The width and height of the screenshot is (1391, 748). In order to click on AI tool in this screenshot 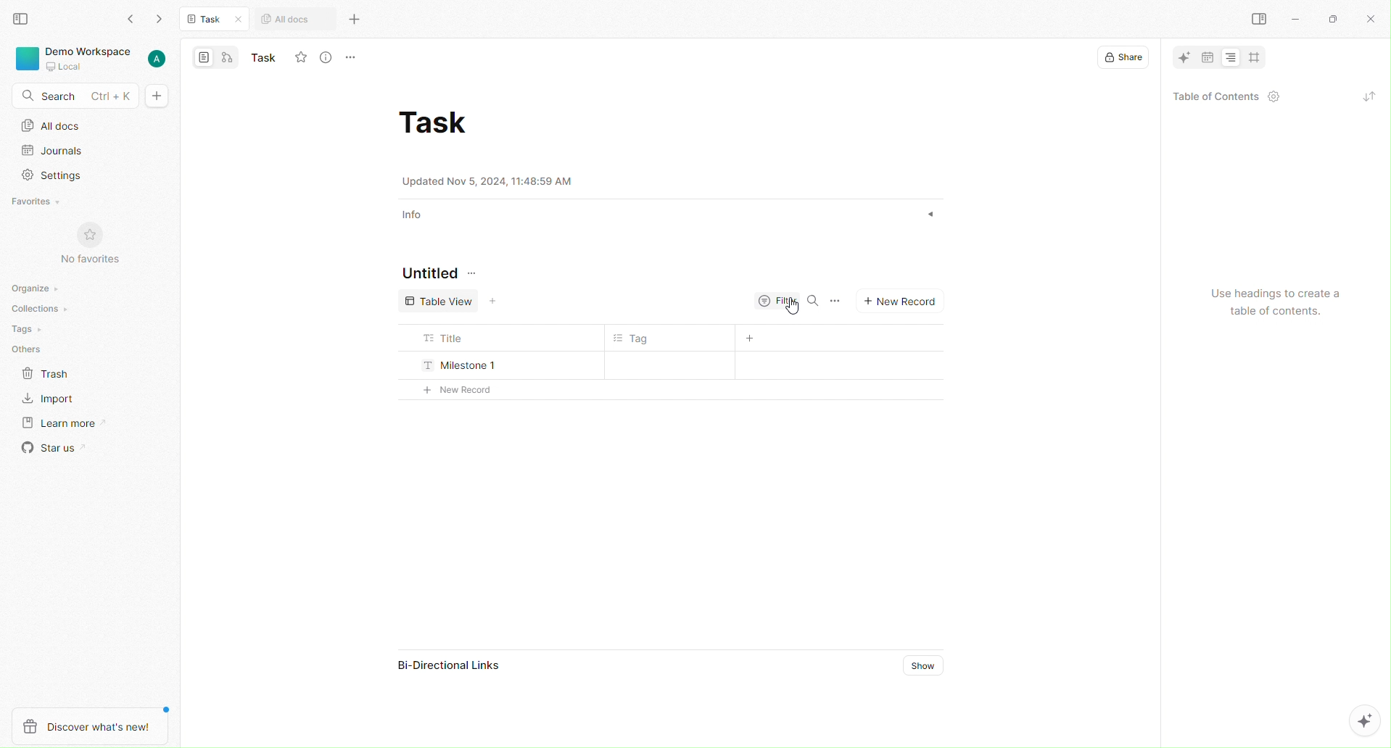, I will do `click(1183, 59)`.